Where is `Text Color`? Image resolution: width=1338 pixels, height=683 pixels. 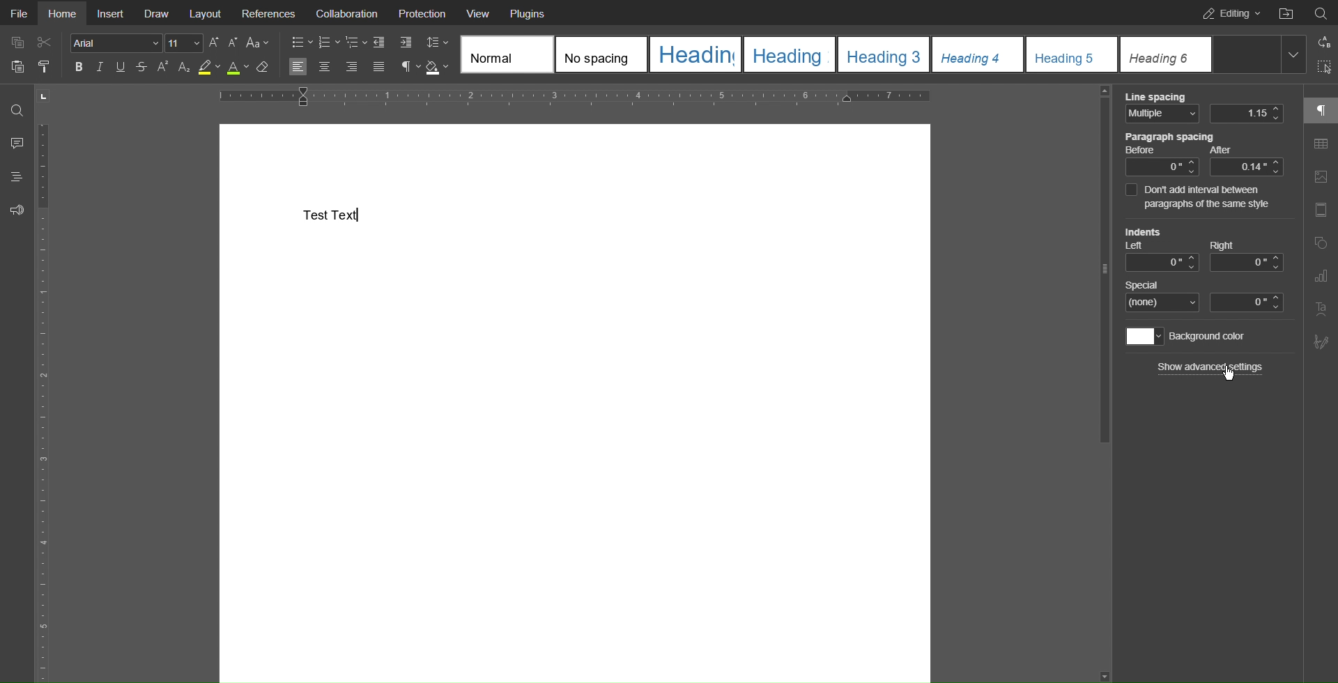 Text Color is located at coordinates (238, 68).